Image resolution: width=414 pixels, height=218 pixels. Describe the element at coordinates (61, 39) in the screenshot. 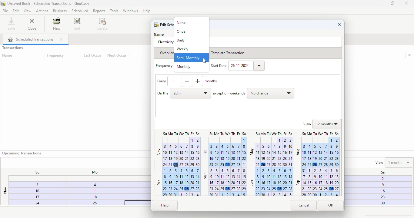

I see `close` at that location.